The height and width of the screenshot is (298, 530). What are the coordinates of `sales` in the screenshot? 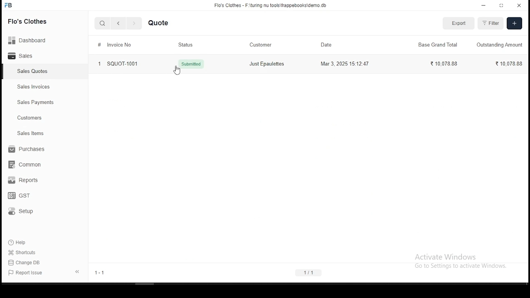 It's located at (31, 71).